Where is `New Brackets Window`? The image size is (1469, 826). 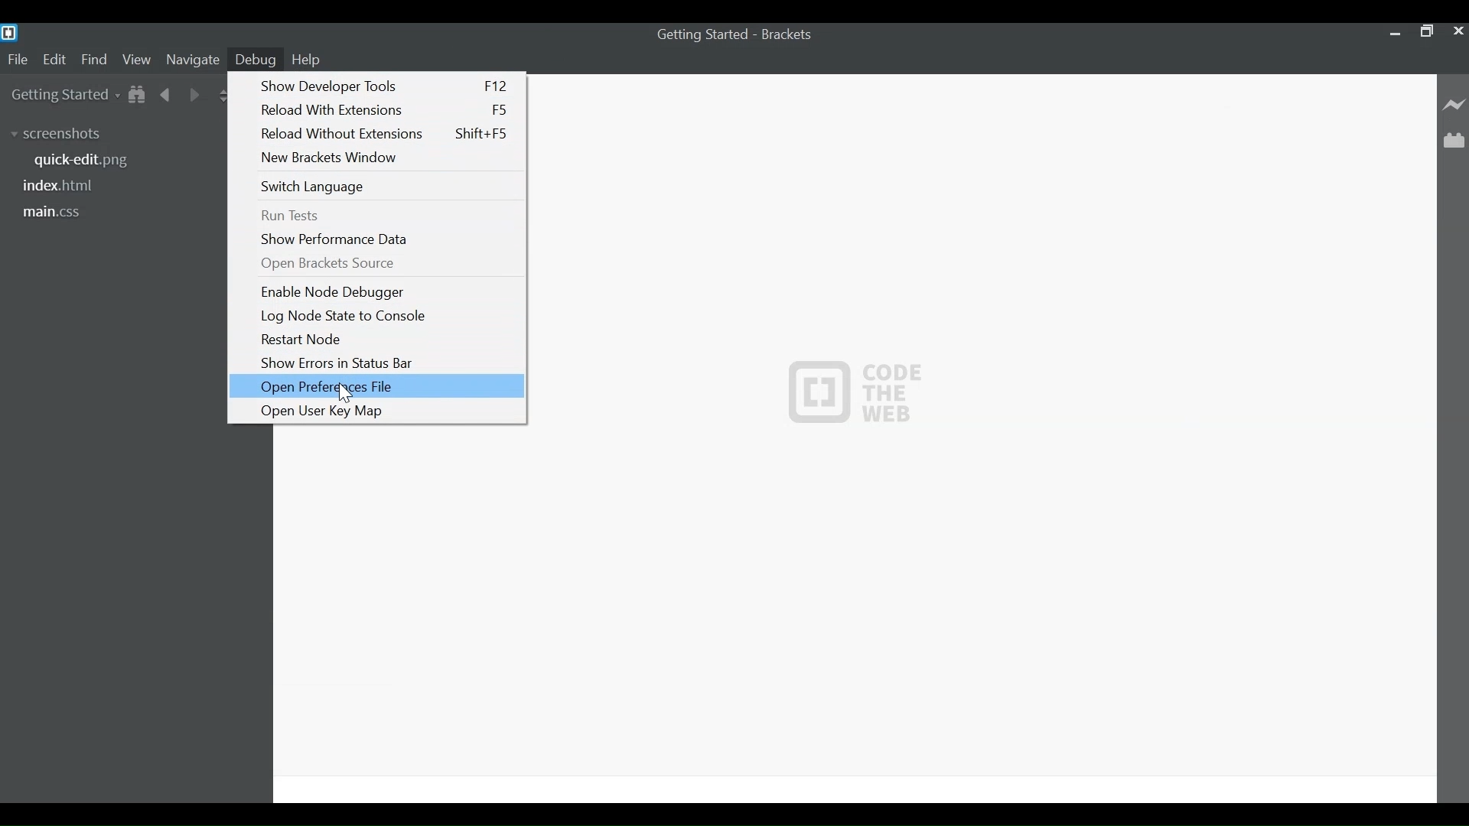 New Brackets Window is located at coordinates (388, 157).